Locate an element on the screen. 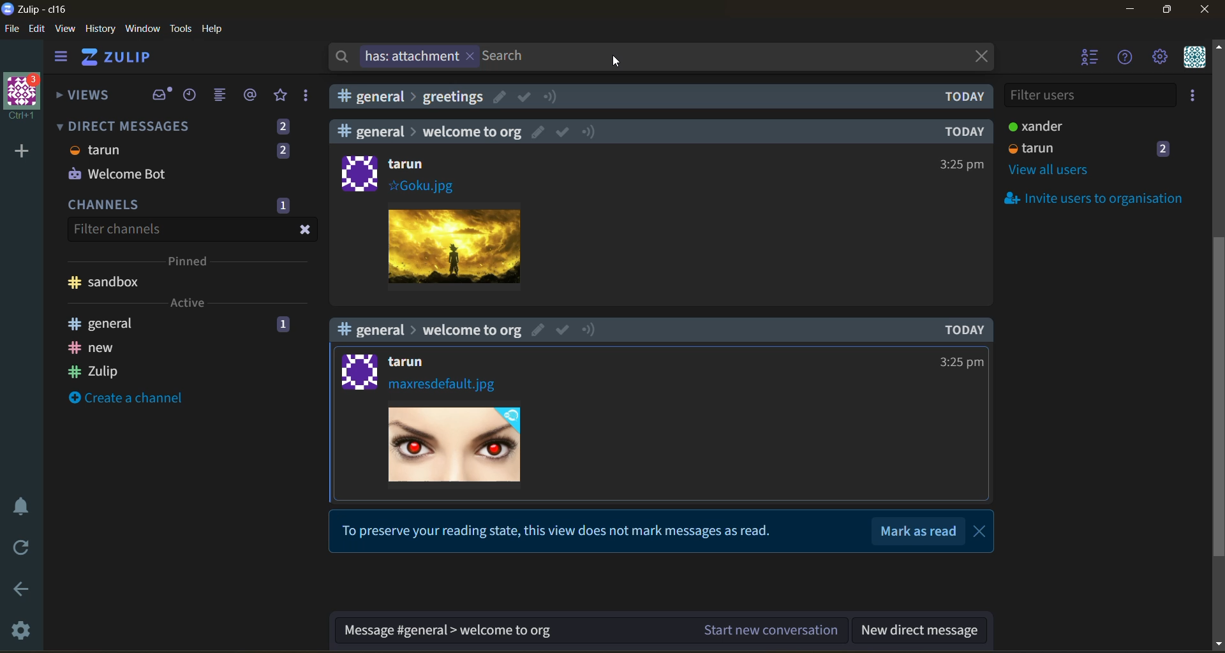 The image size is (1225, 653). tools is located at coordinates (181, 29).